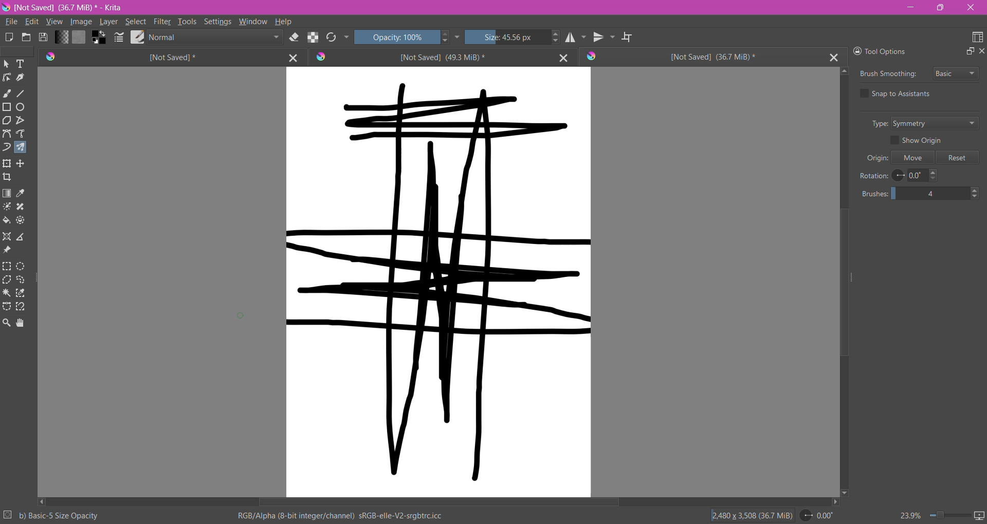 This screenshot has width=987, height=524. Describe the element at coordinates (22, 133) in the screenshot. I see `Freehand Path Tool` at that location.